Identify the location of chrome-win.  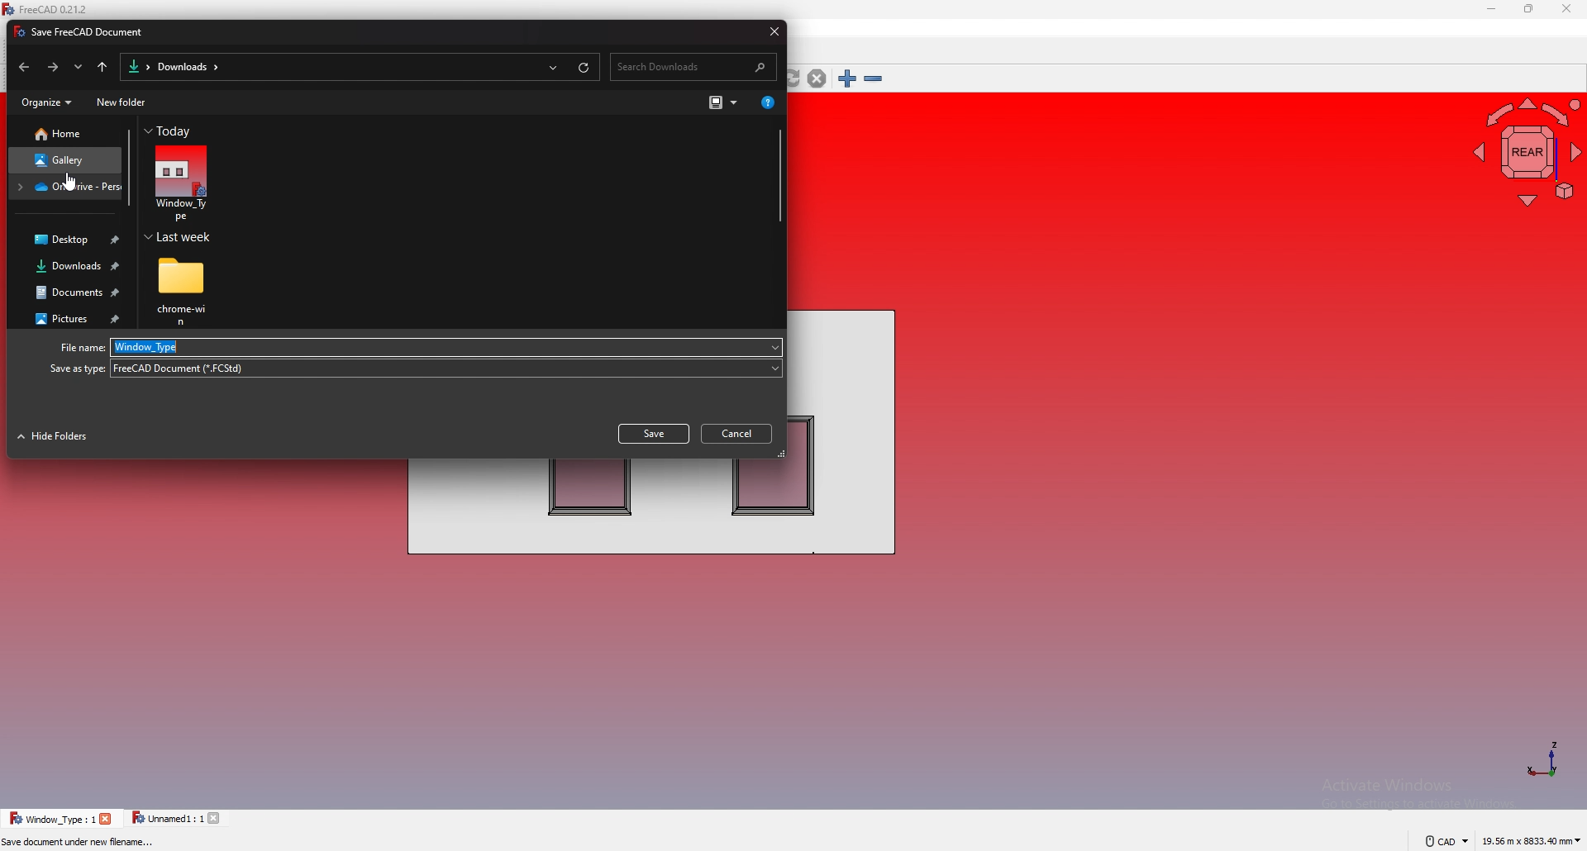
(183, 292).